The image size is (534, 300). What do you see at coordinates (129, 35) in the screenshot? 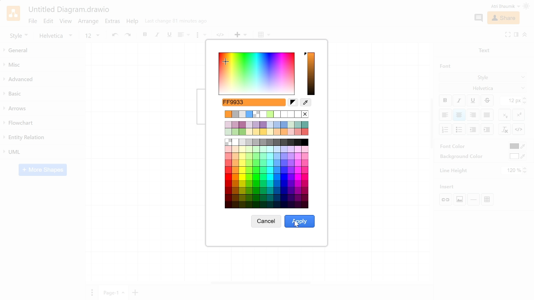
I see `redo` at bounding box center [129, 35].